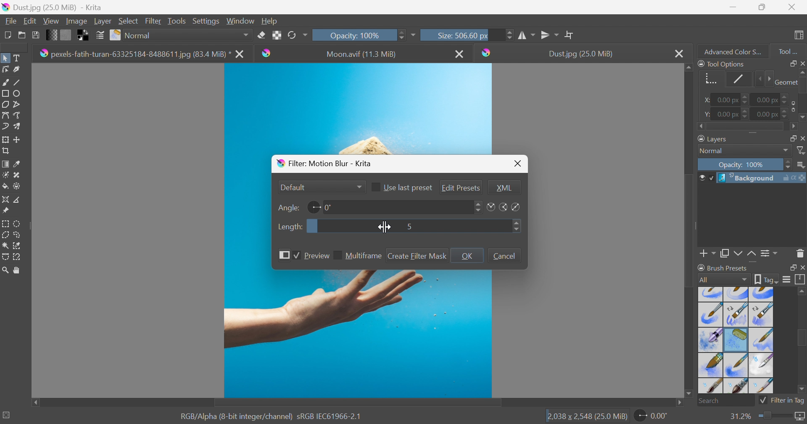 The image size is (807, 424). I want to click on Choose brush preset, so click(116, 35).